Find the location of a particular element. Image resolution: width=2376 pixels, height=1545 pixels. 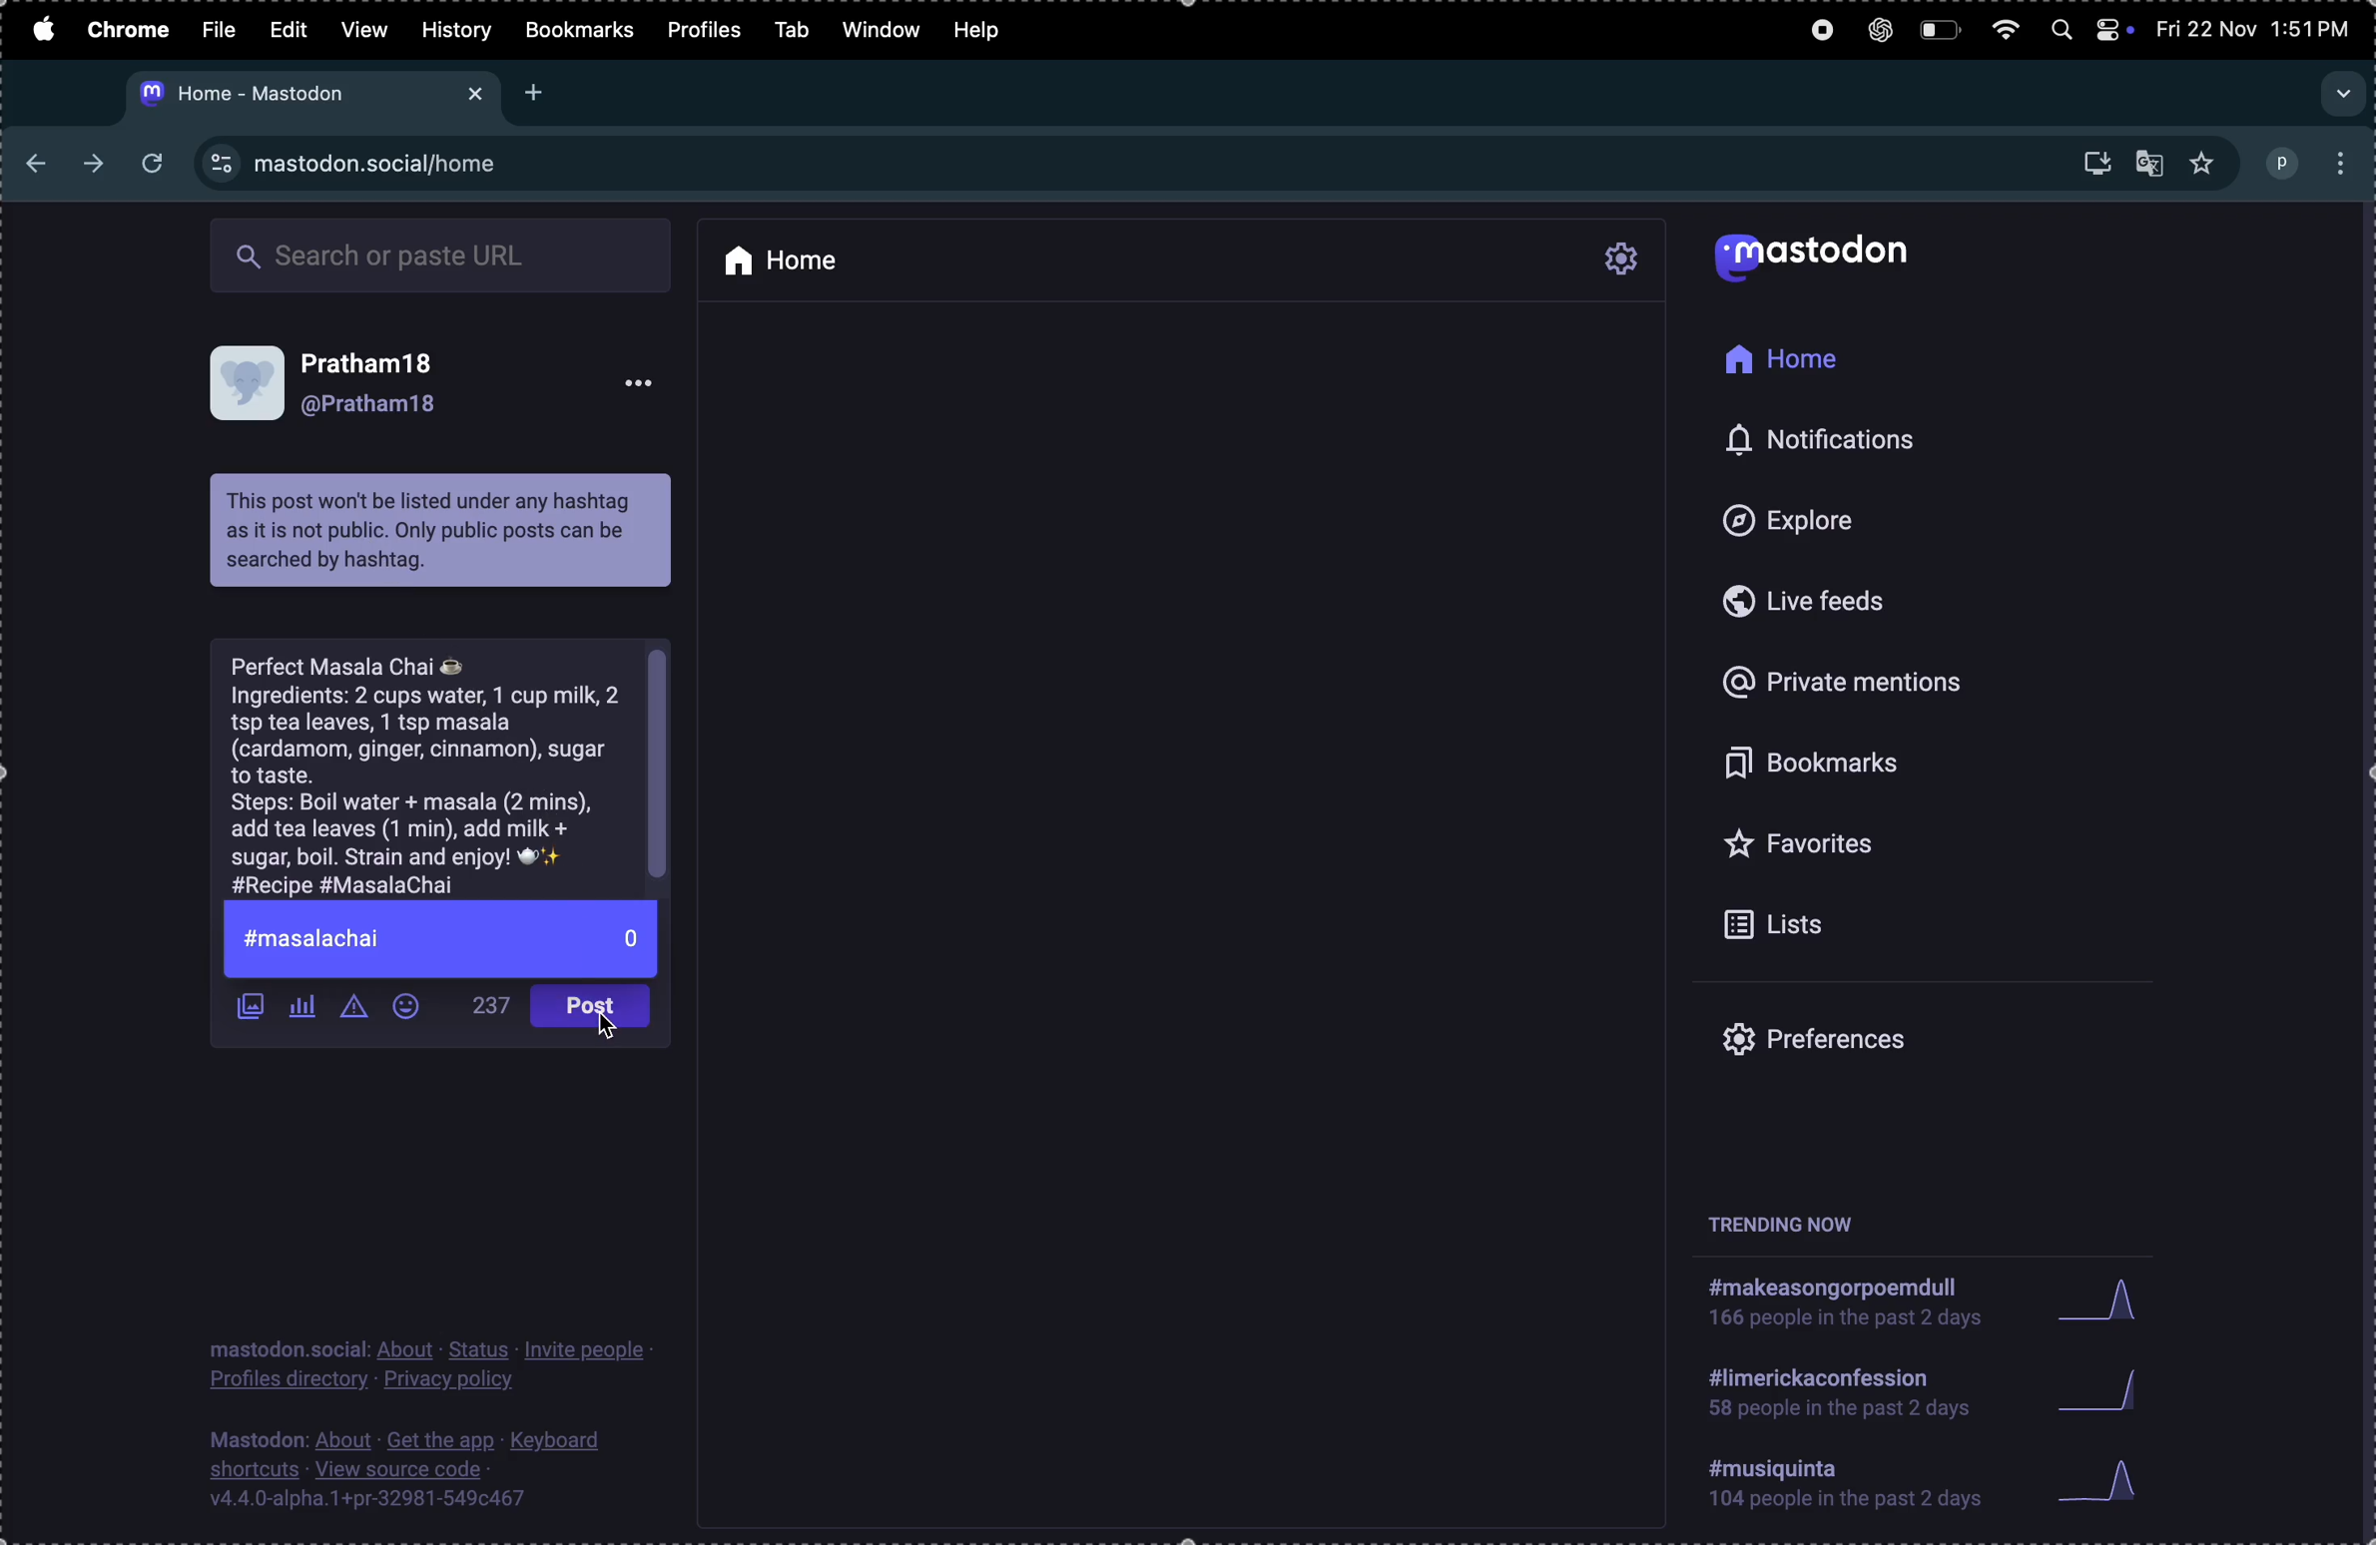

profile privacy is located at coordinates (441, 1363).